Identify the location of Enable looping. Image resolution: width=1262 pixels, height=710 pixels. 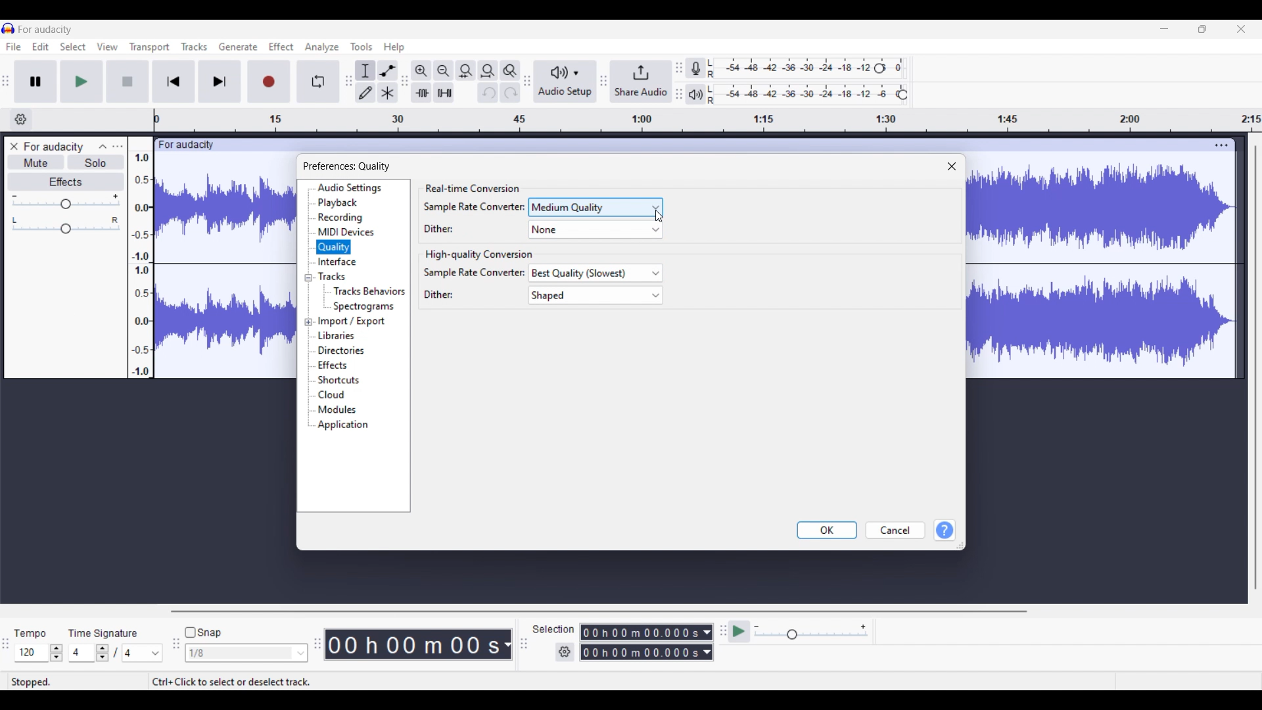
(317, 82).